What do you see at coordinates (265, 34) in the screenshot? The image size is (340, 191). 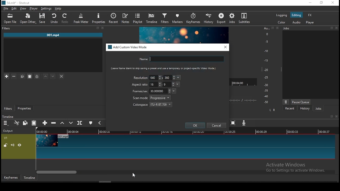 I see `o` at bounding box center [265, 34].